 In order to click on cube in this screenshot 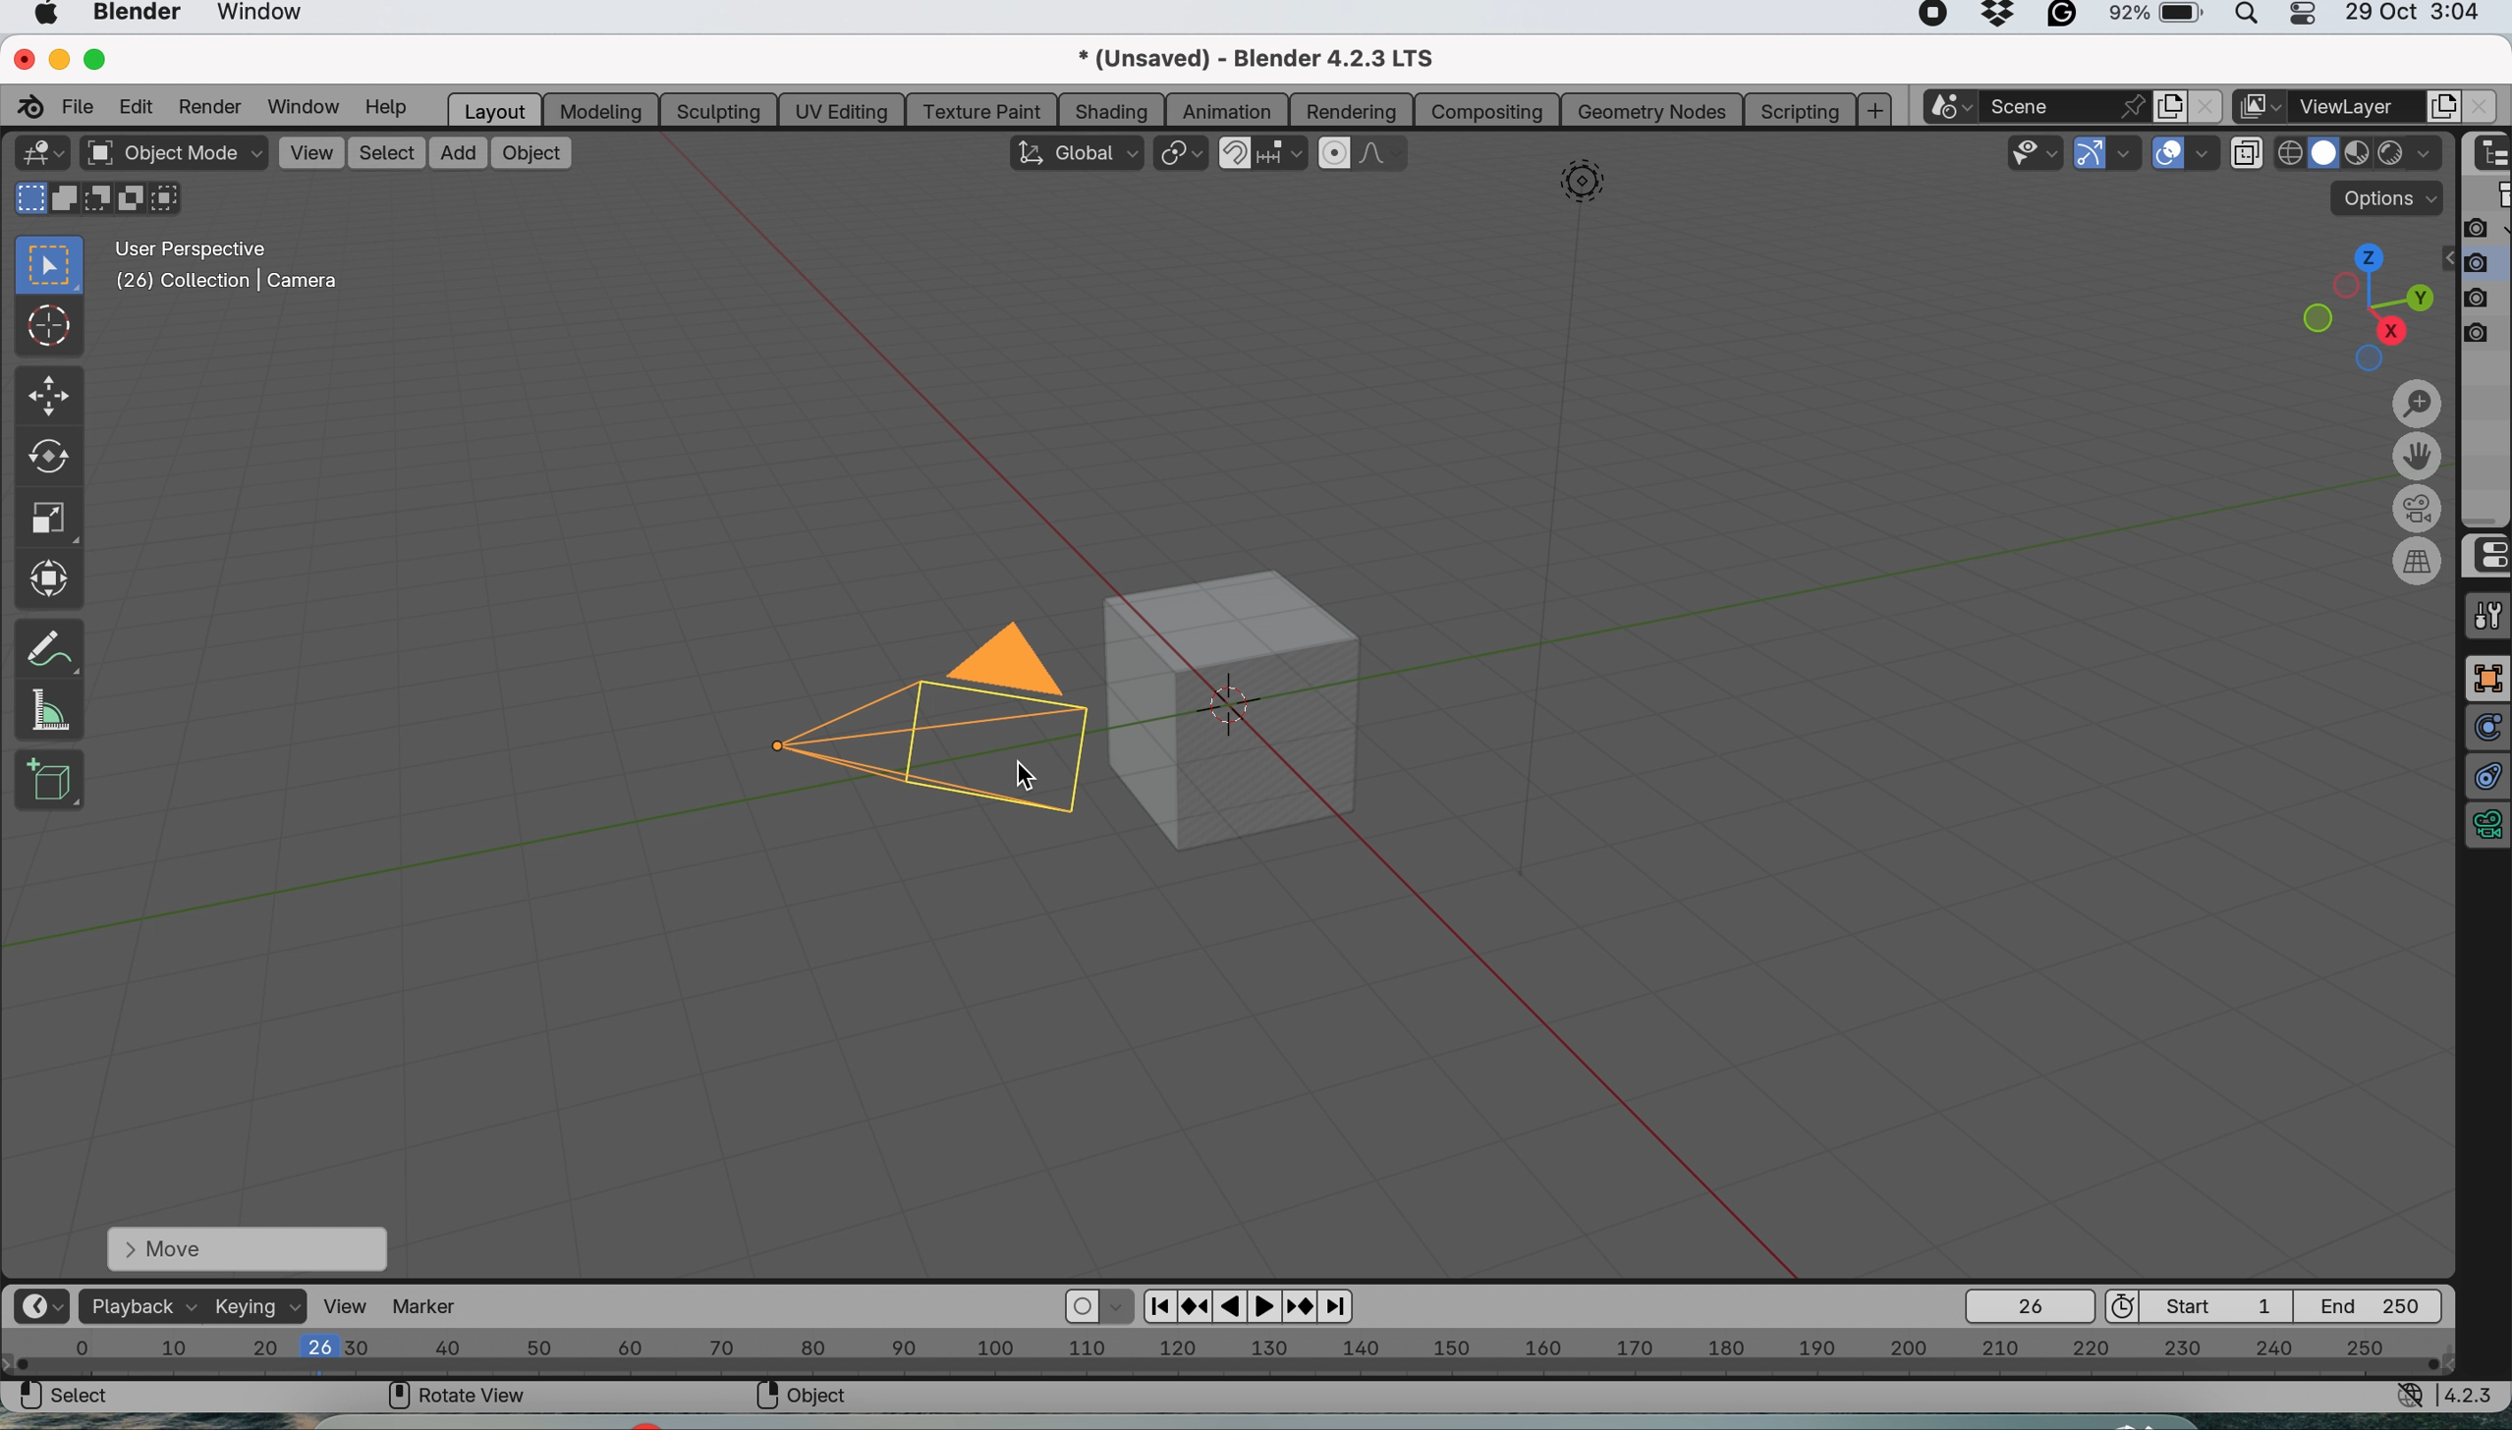, I will do `click(1253, 705)`.